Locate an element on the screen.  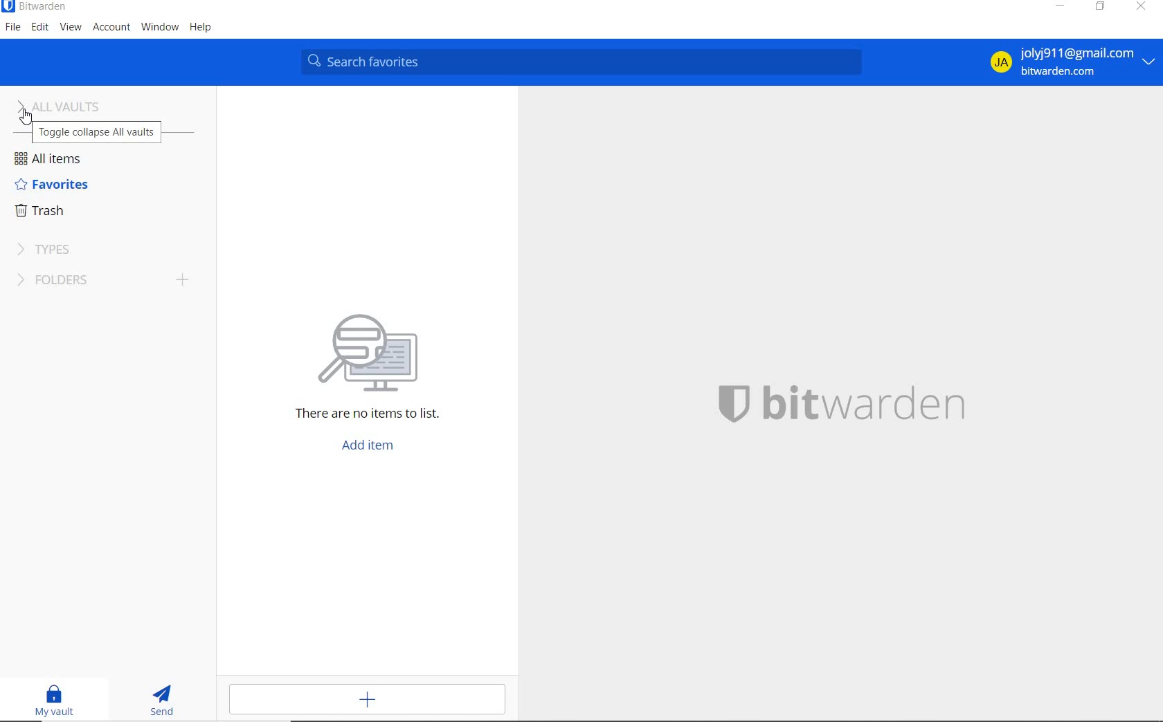
ADD ITEM is located at coordinates (372, 446).